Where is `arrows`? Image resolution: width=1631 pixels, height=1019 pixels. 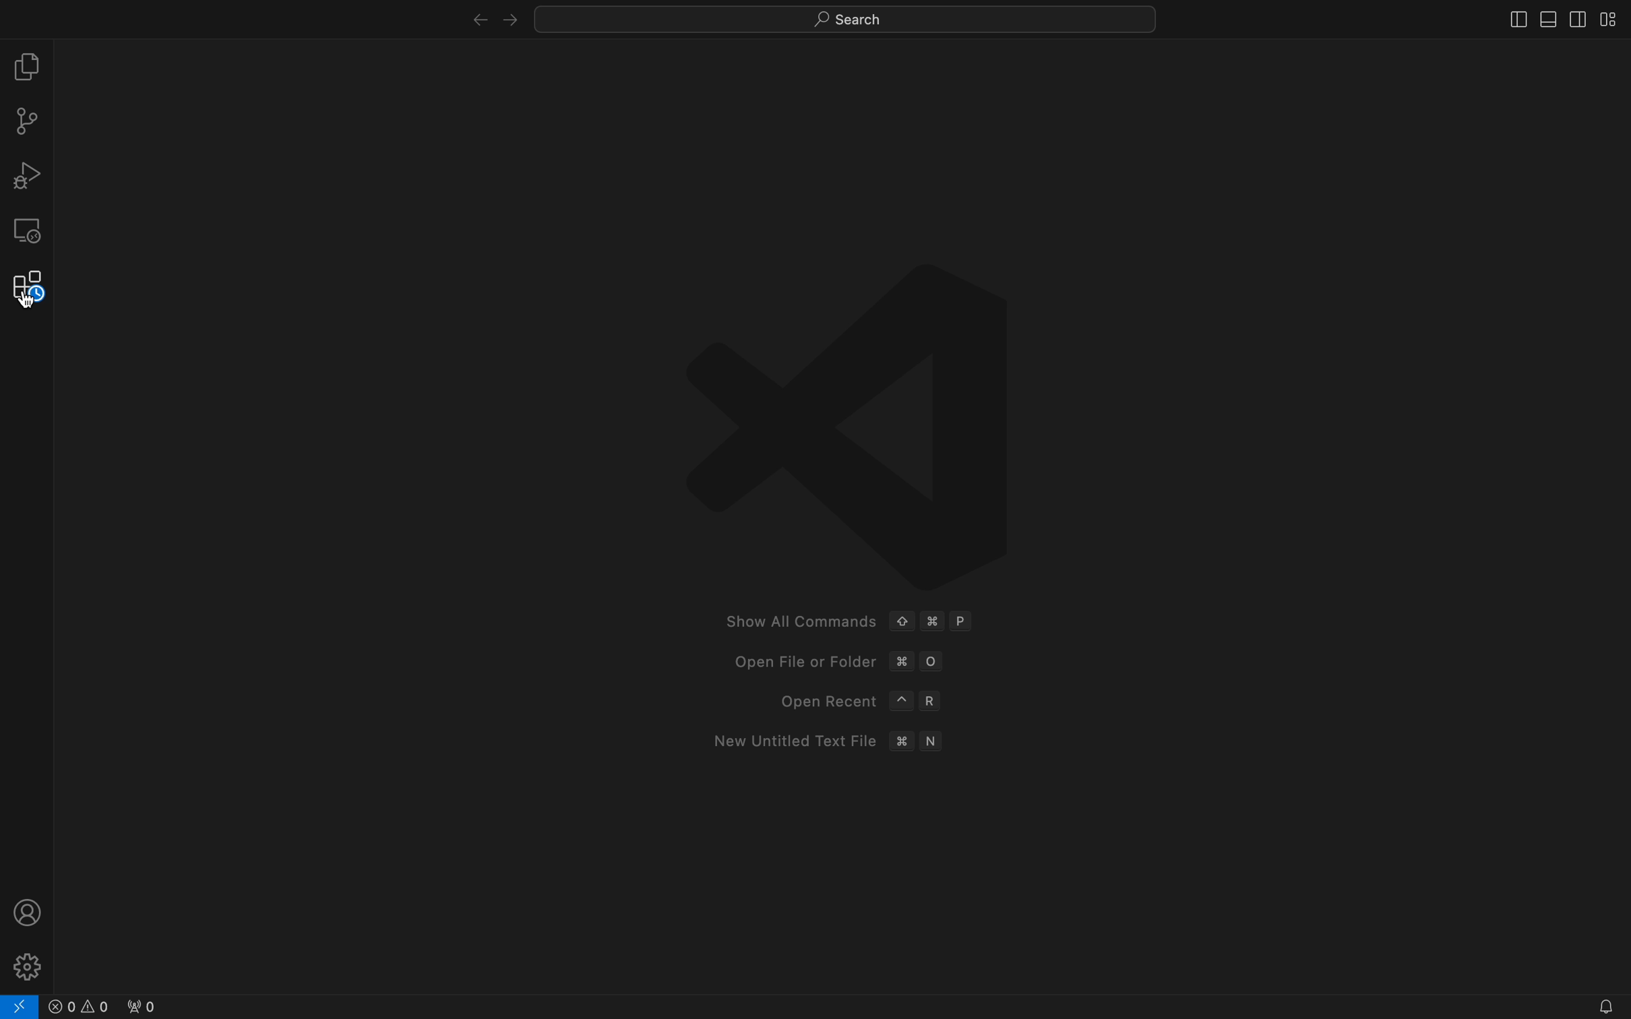
arrows is located at coordinates (491, 17).